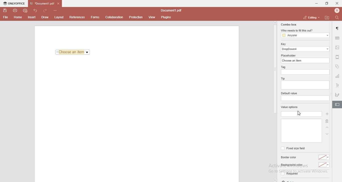  I want to click on empty box, so click(306, 72).